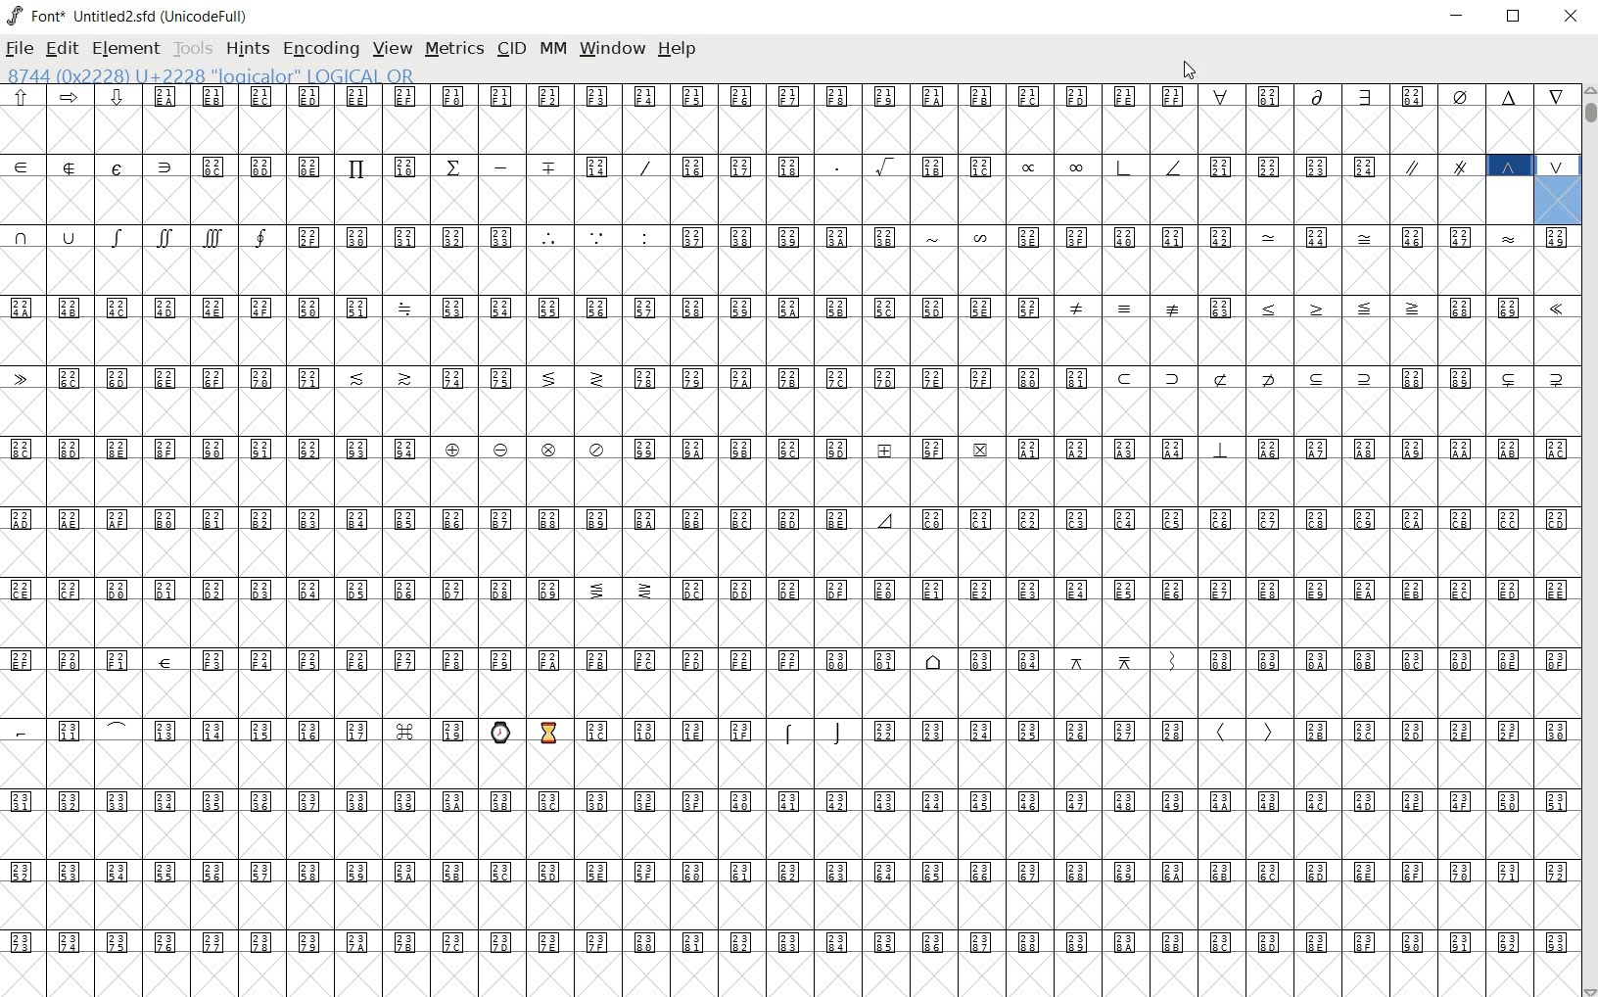  I want to click on 8744 (0x2228) U+2228 "logicalor" LOGICAL OR, so click(1550, 201).